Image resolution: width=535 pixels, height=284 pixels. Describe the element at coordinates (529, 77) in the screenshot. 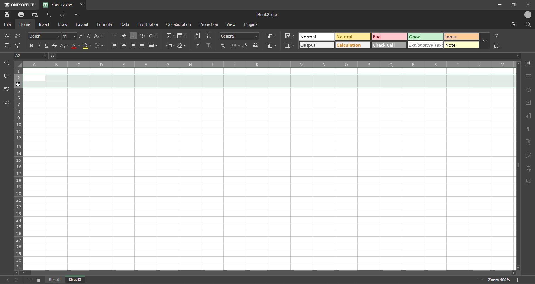

I see `table` at that location.